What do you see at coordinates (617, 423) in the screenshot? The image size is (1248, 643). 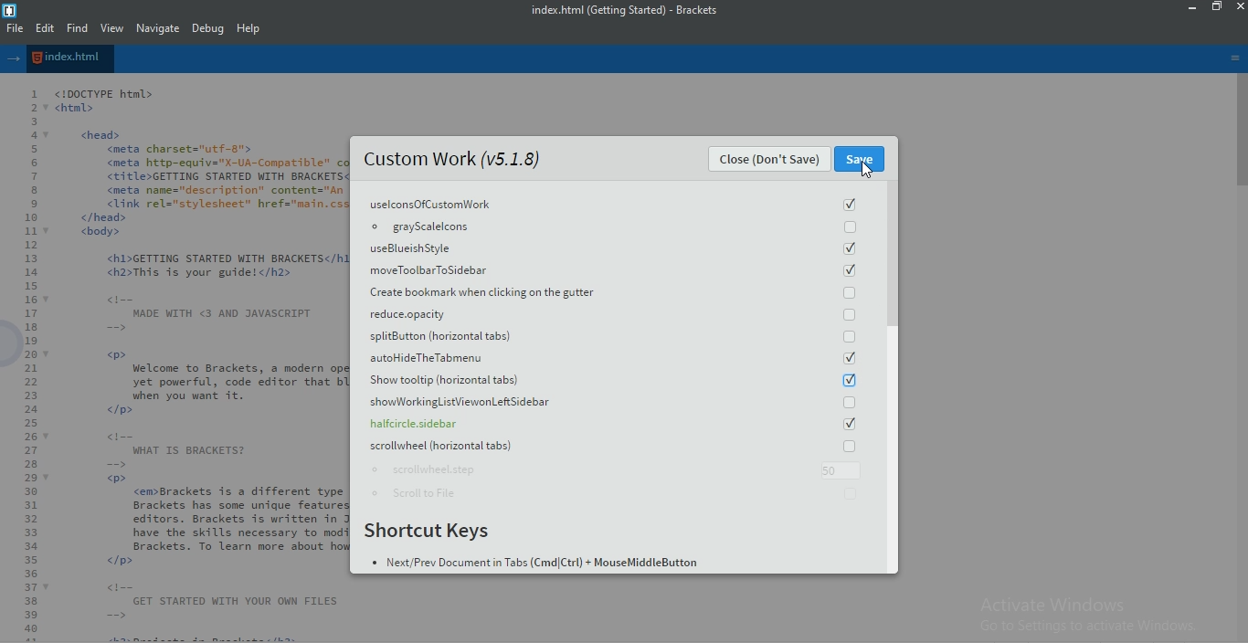 I see `halfcircle.sidebar` at bounding box center [617, 423].